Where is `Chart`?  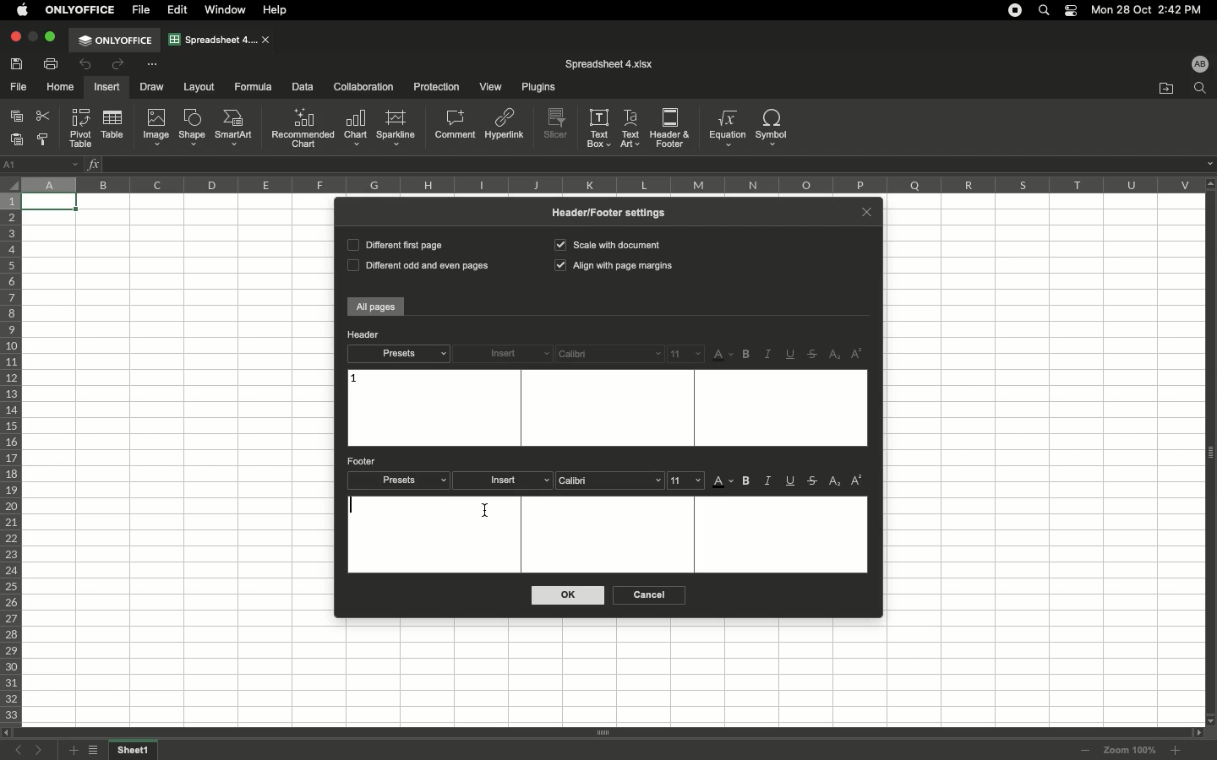
Chart is located at coordinates (356, 128).